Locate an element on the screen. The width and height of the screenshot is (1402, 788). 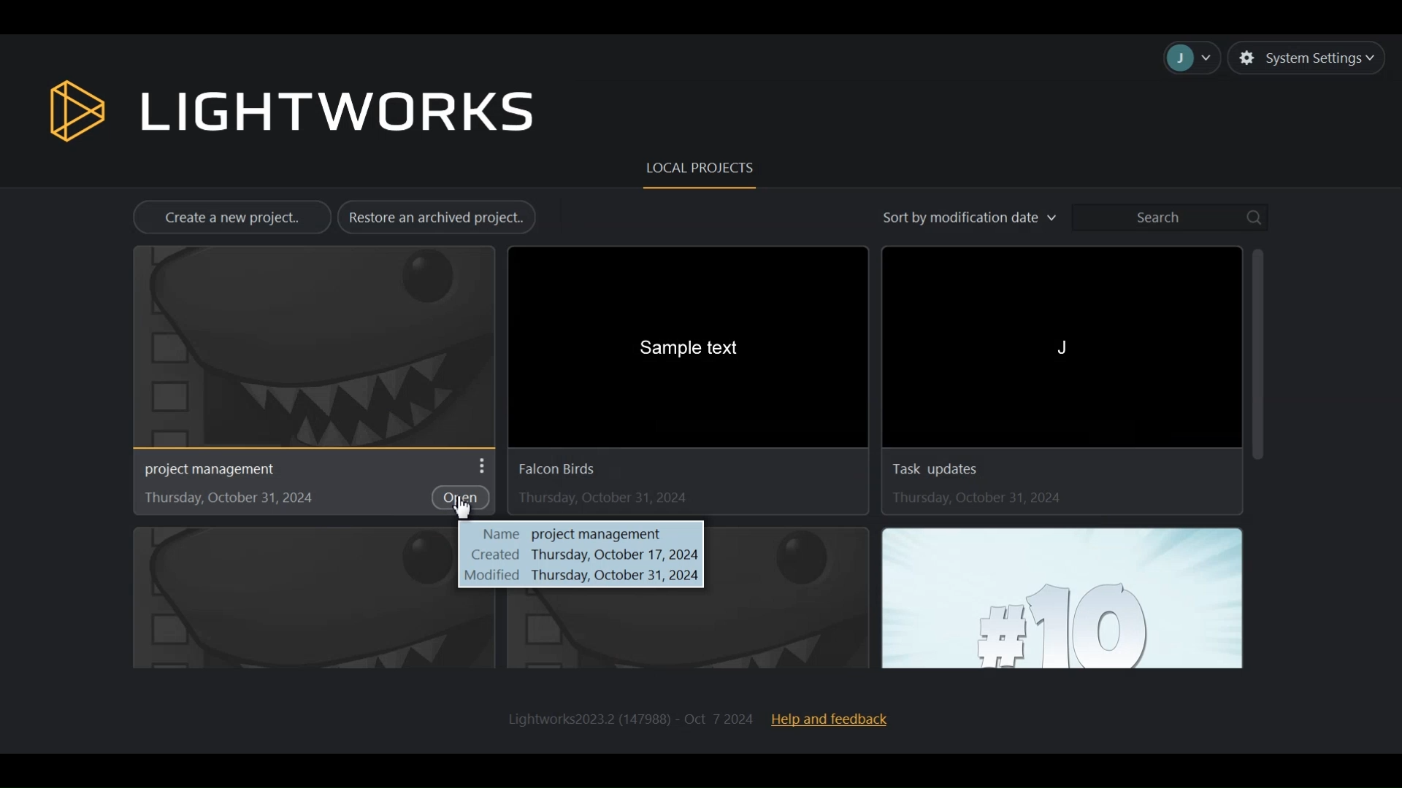
Thursday is located at coordinates (604, 496).